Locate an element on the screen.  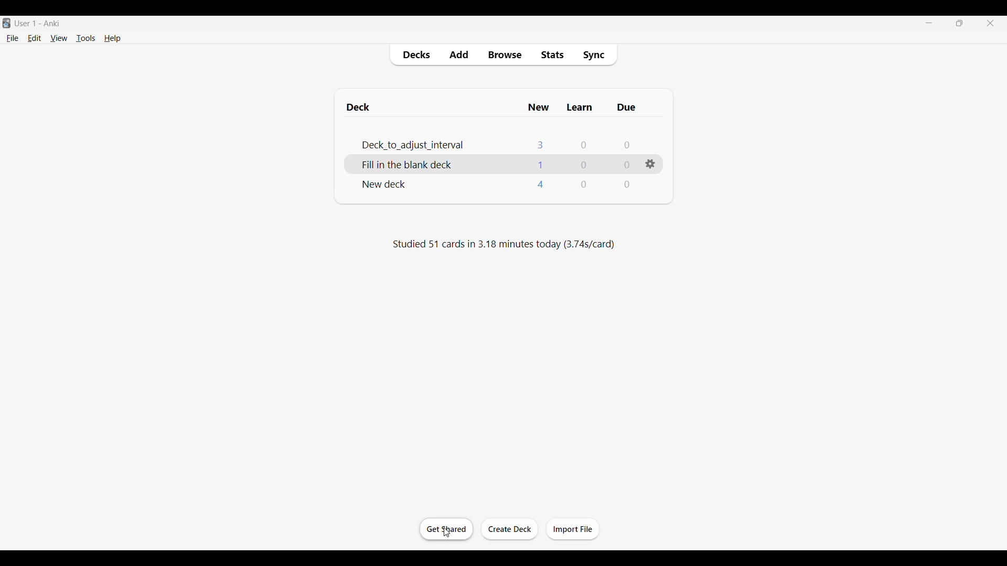
Deck column is located at coordinates (433, 109).